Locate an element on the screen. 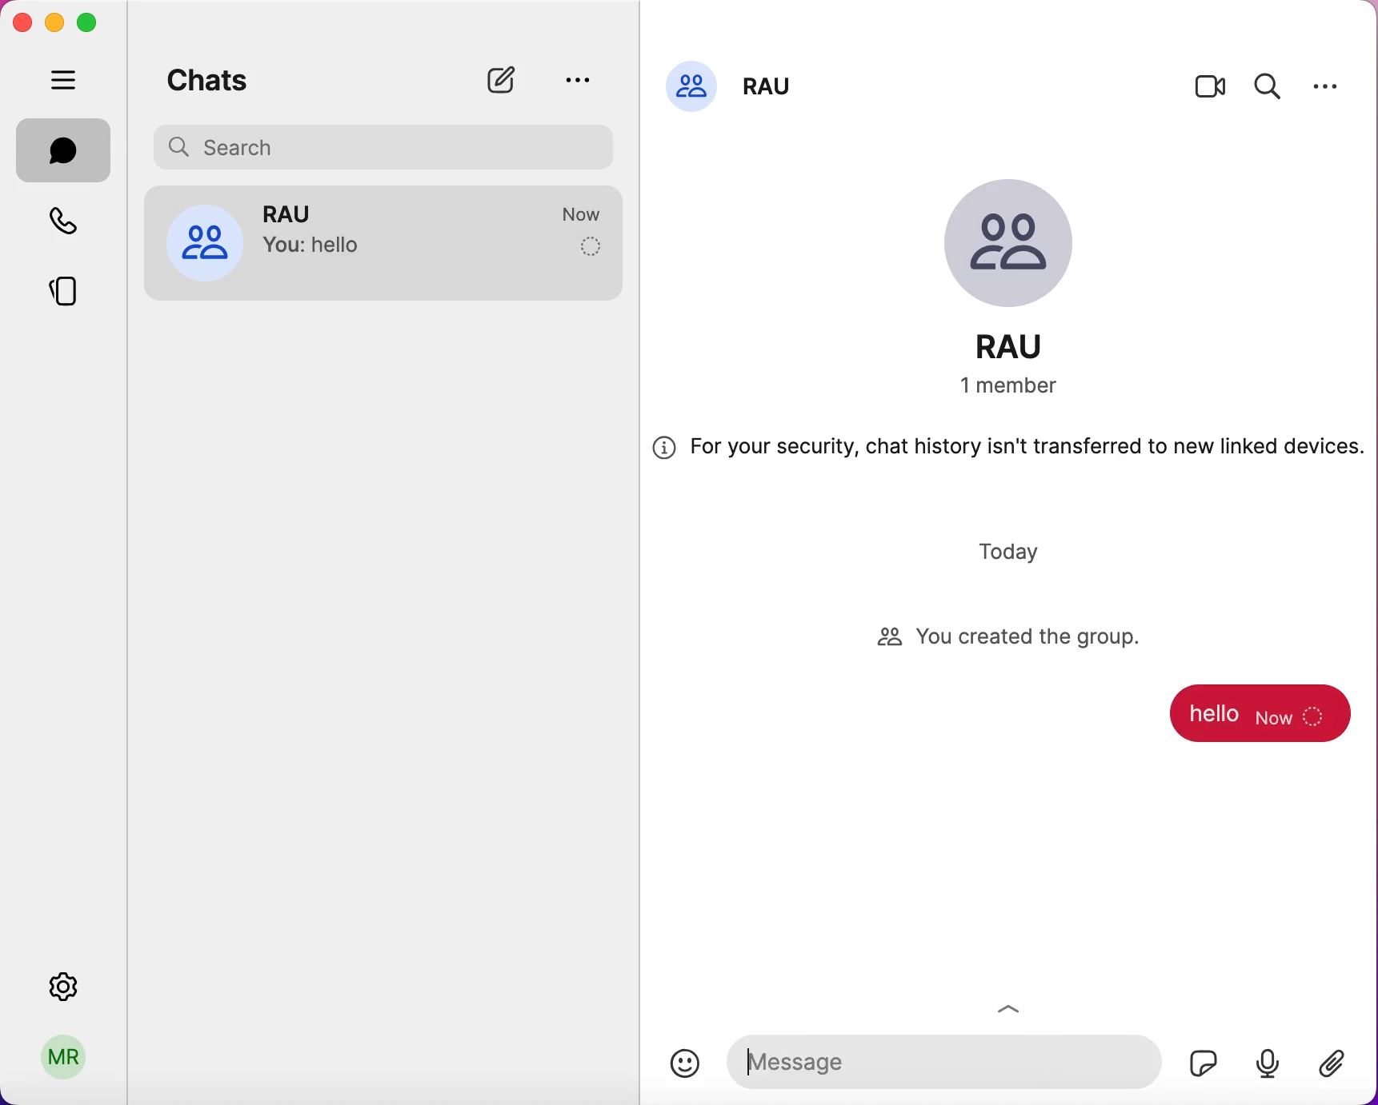  group name is located at coordinates (772, 82).